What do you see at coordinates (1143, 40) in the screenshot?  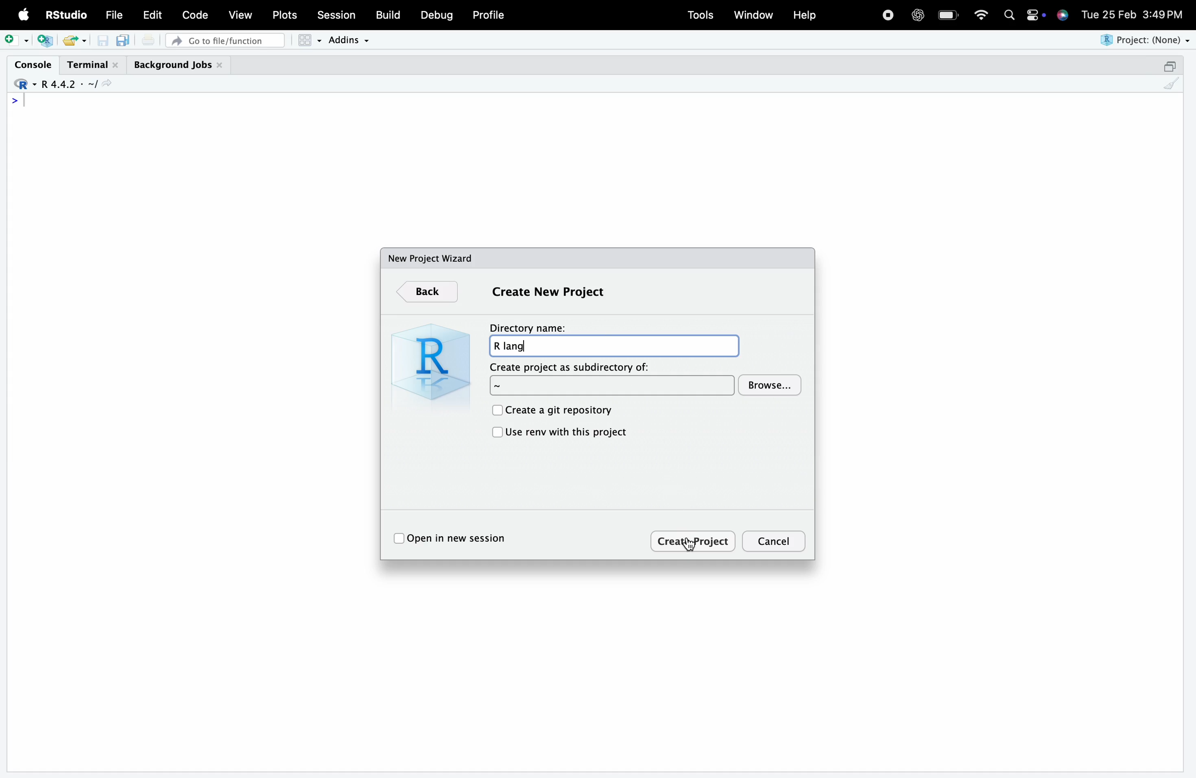 I see `Project: (None)` at bounding box center [1143, 40].